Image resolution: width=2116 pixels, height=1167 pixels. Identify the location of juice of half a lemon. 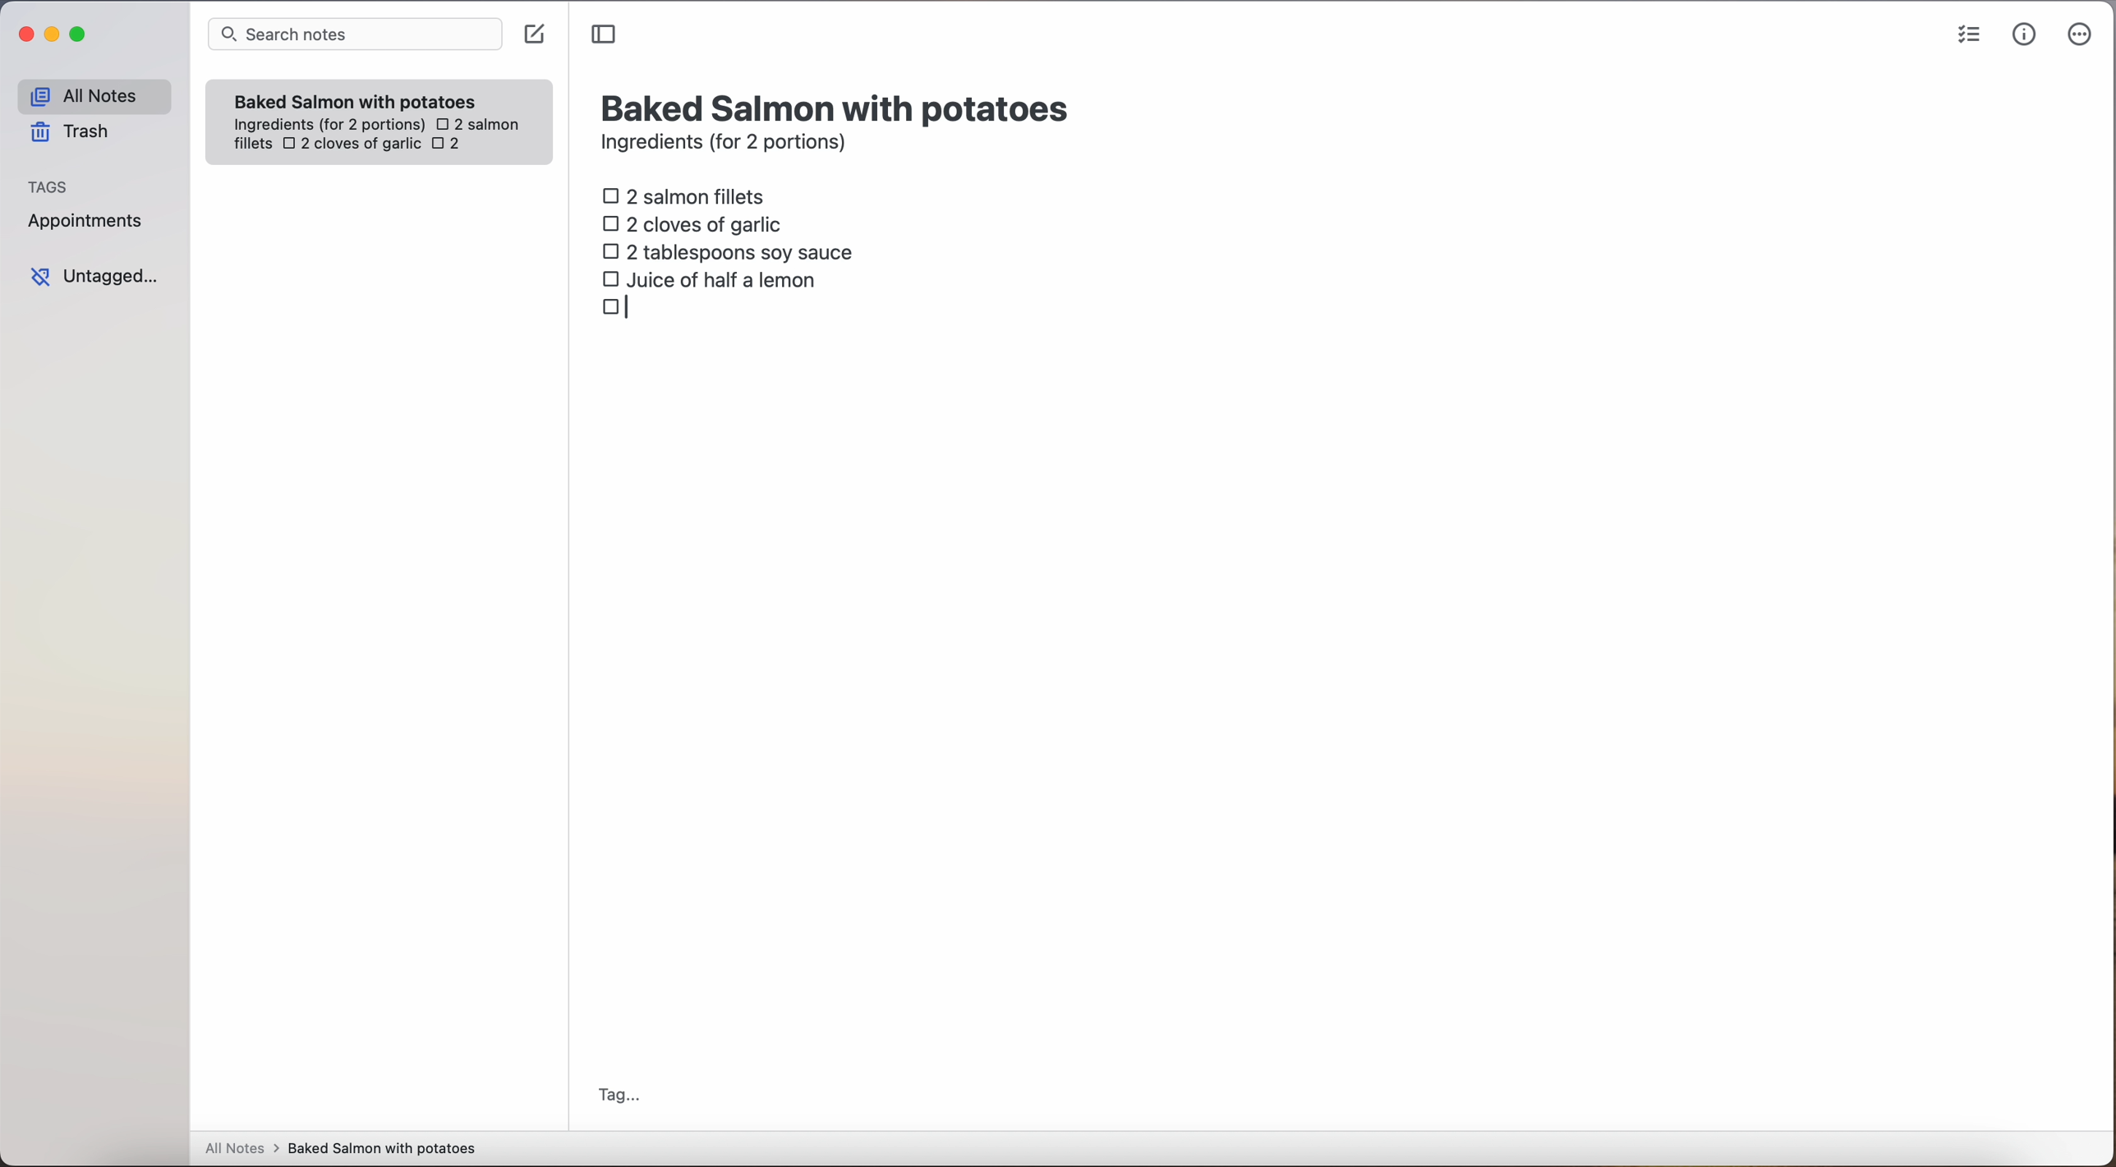
(711, 278).